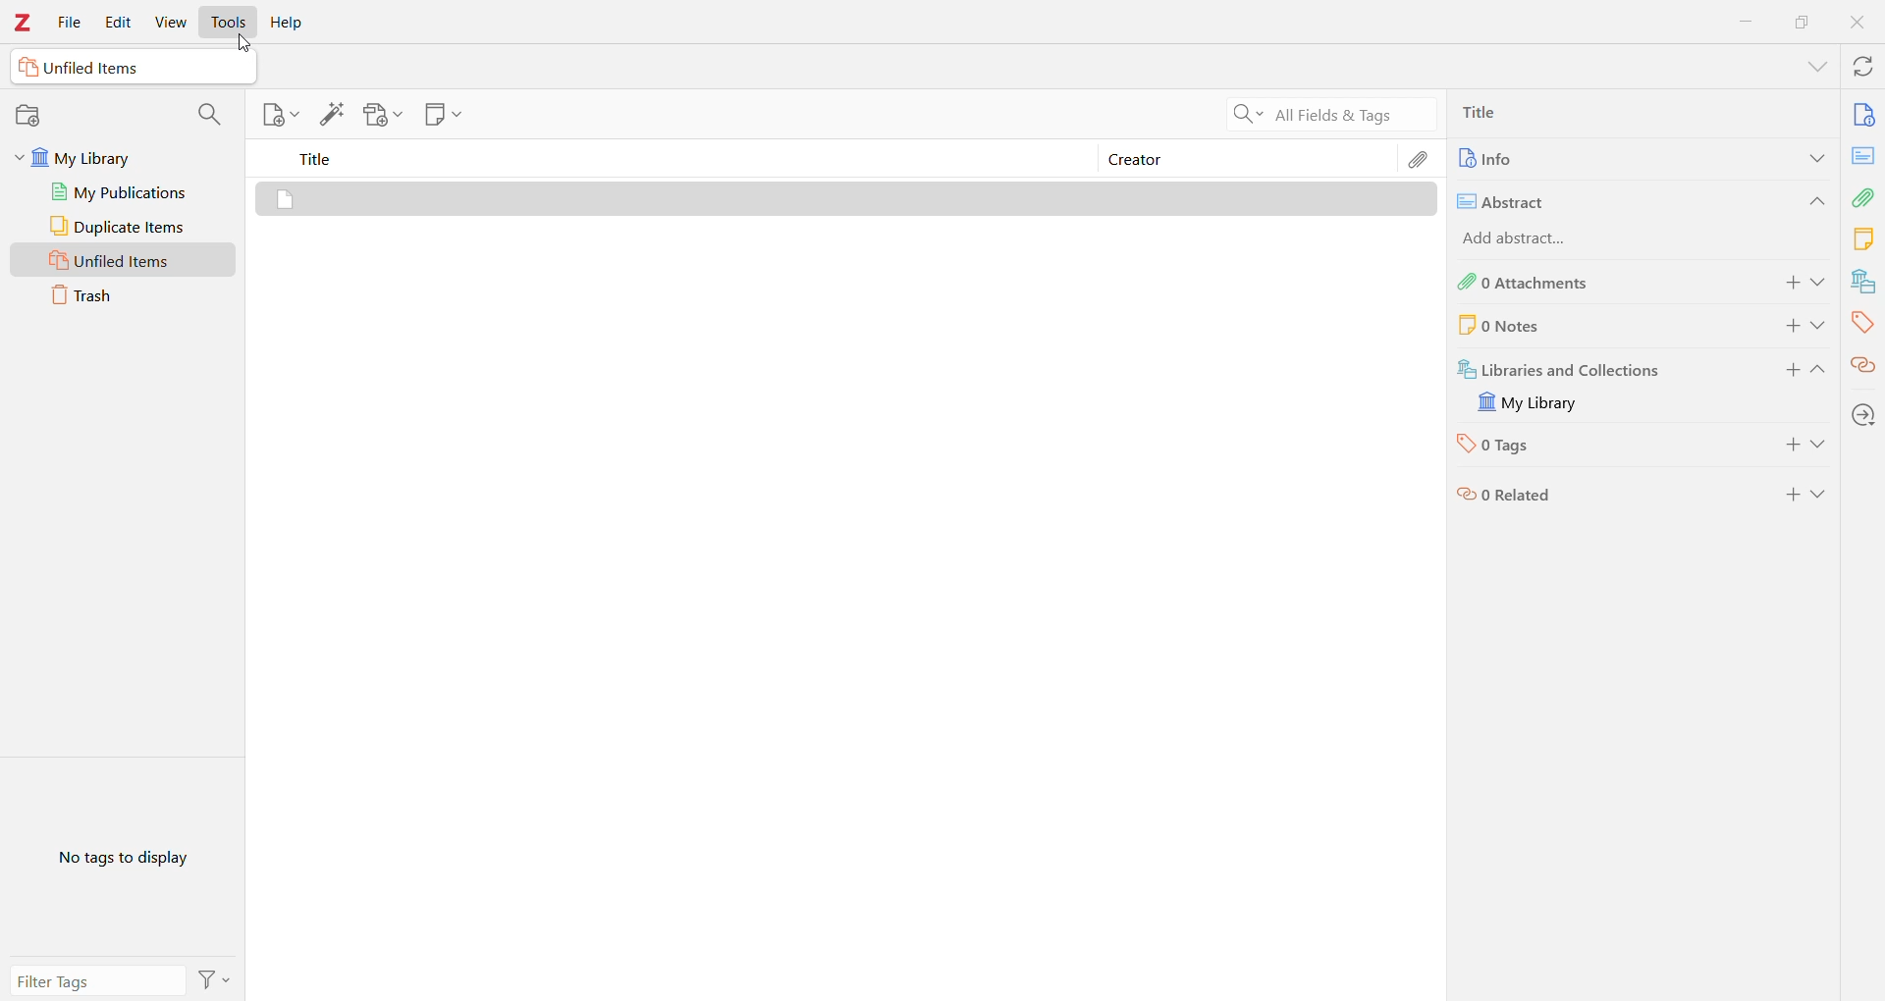 The height and width of the screenshot is (1001, 1885). Describe the element at coordinates (171, 22) in the screenshot. I see `View` at that location.